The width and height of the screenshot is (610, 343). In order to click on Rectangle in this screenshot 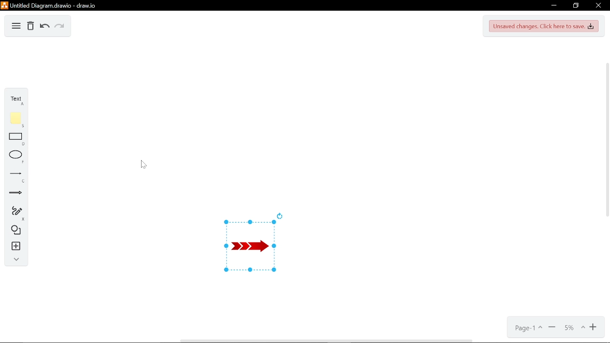, I will do `click(13, 139)`.